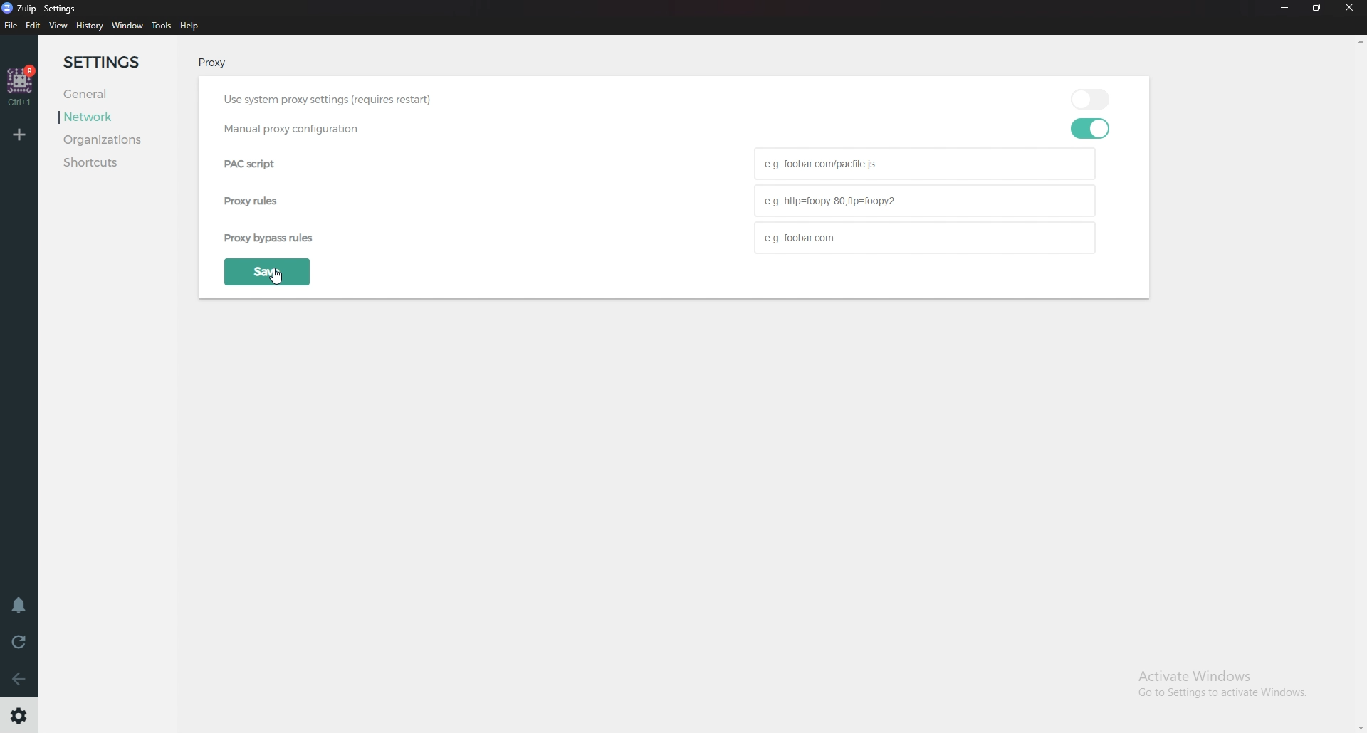 The height and width of the screenshot is (733, 1367). Describe the element at coordinates (924, 201) in the screenshot. I see `Proxy rules` at that location.